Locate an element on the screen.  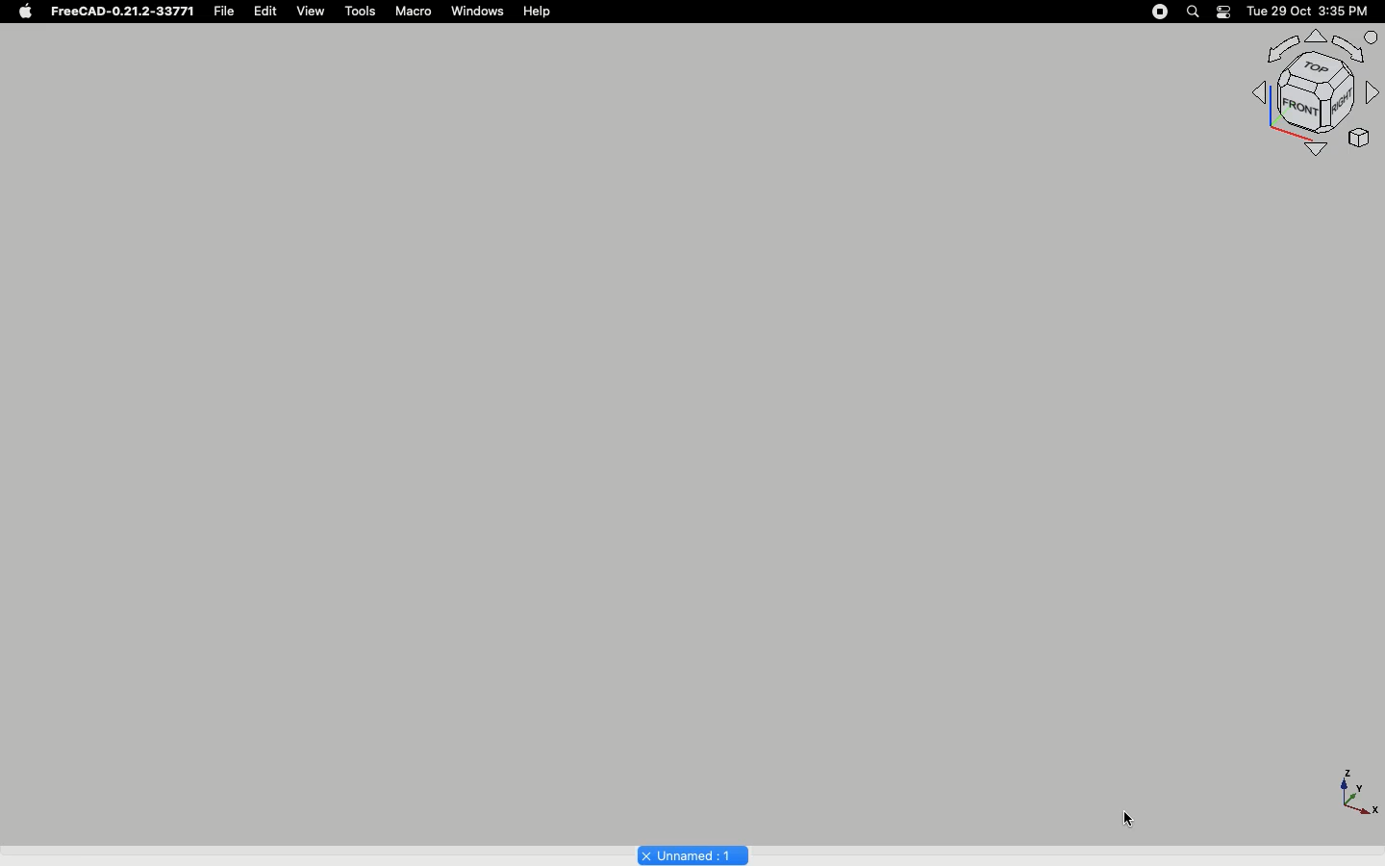
Grey background is located at coordinates (616, 412).